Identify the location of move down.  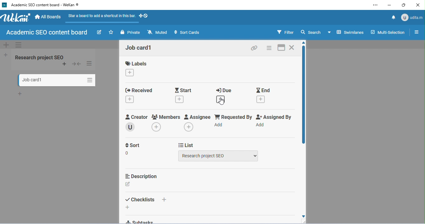
(303, 217).